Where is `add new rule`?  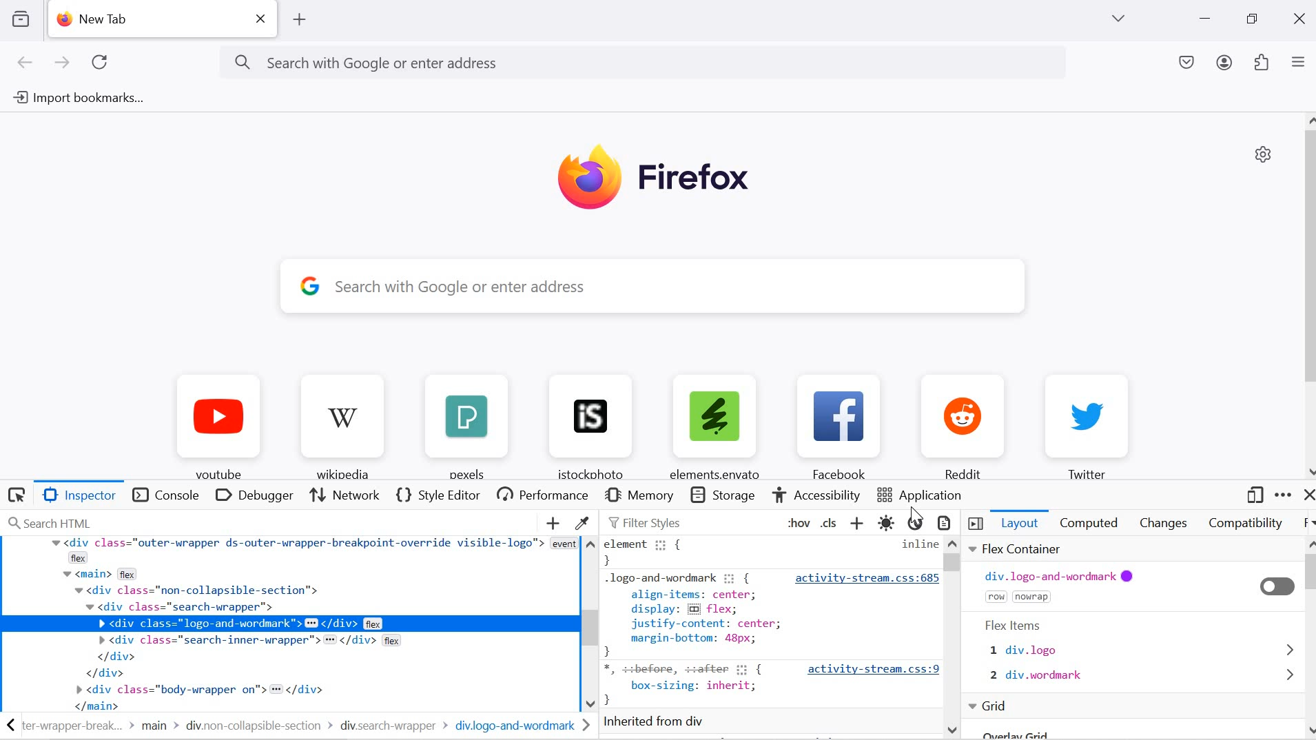 add new rule is located at coordinates (857, 524).